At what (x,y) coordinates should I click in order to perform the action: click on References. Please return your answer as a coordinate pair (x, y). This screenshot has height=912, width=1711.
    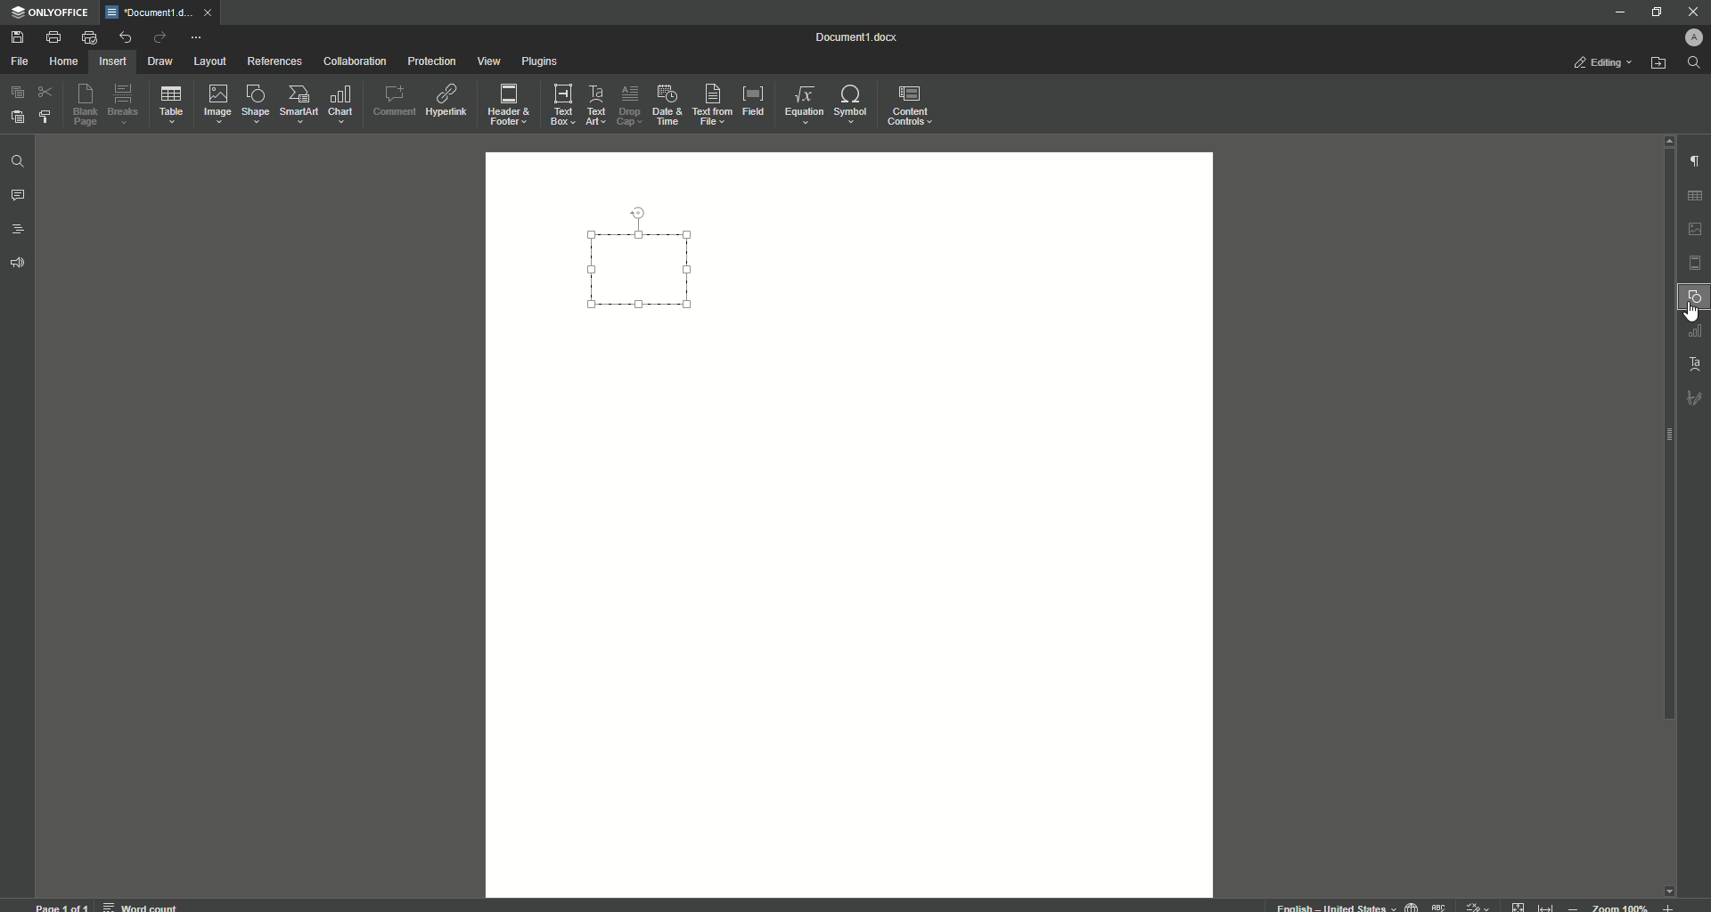
    Looking at the image, I should click on (275, 61).